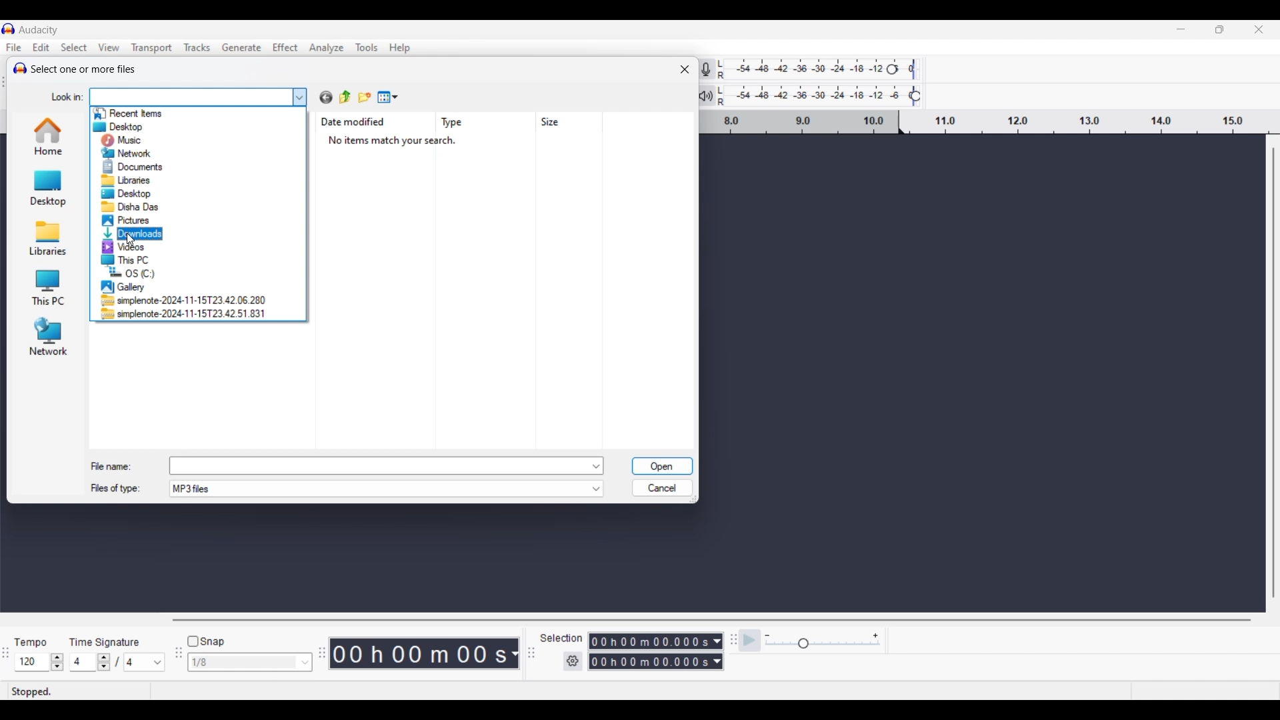 The image size is (1280, 720). Describe the element at coordinates (400, 141) in the screenshot. I see `No items match your search.` at that location.